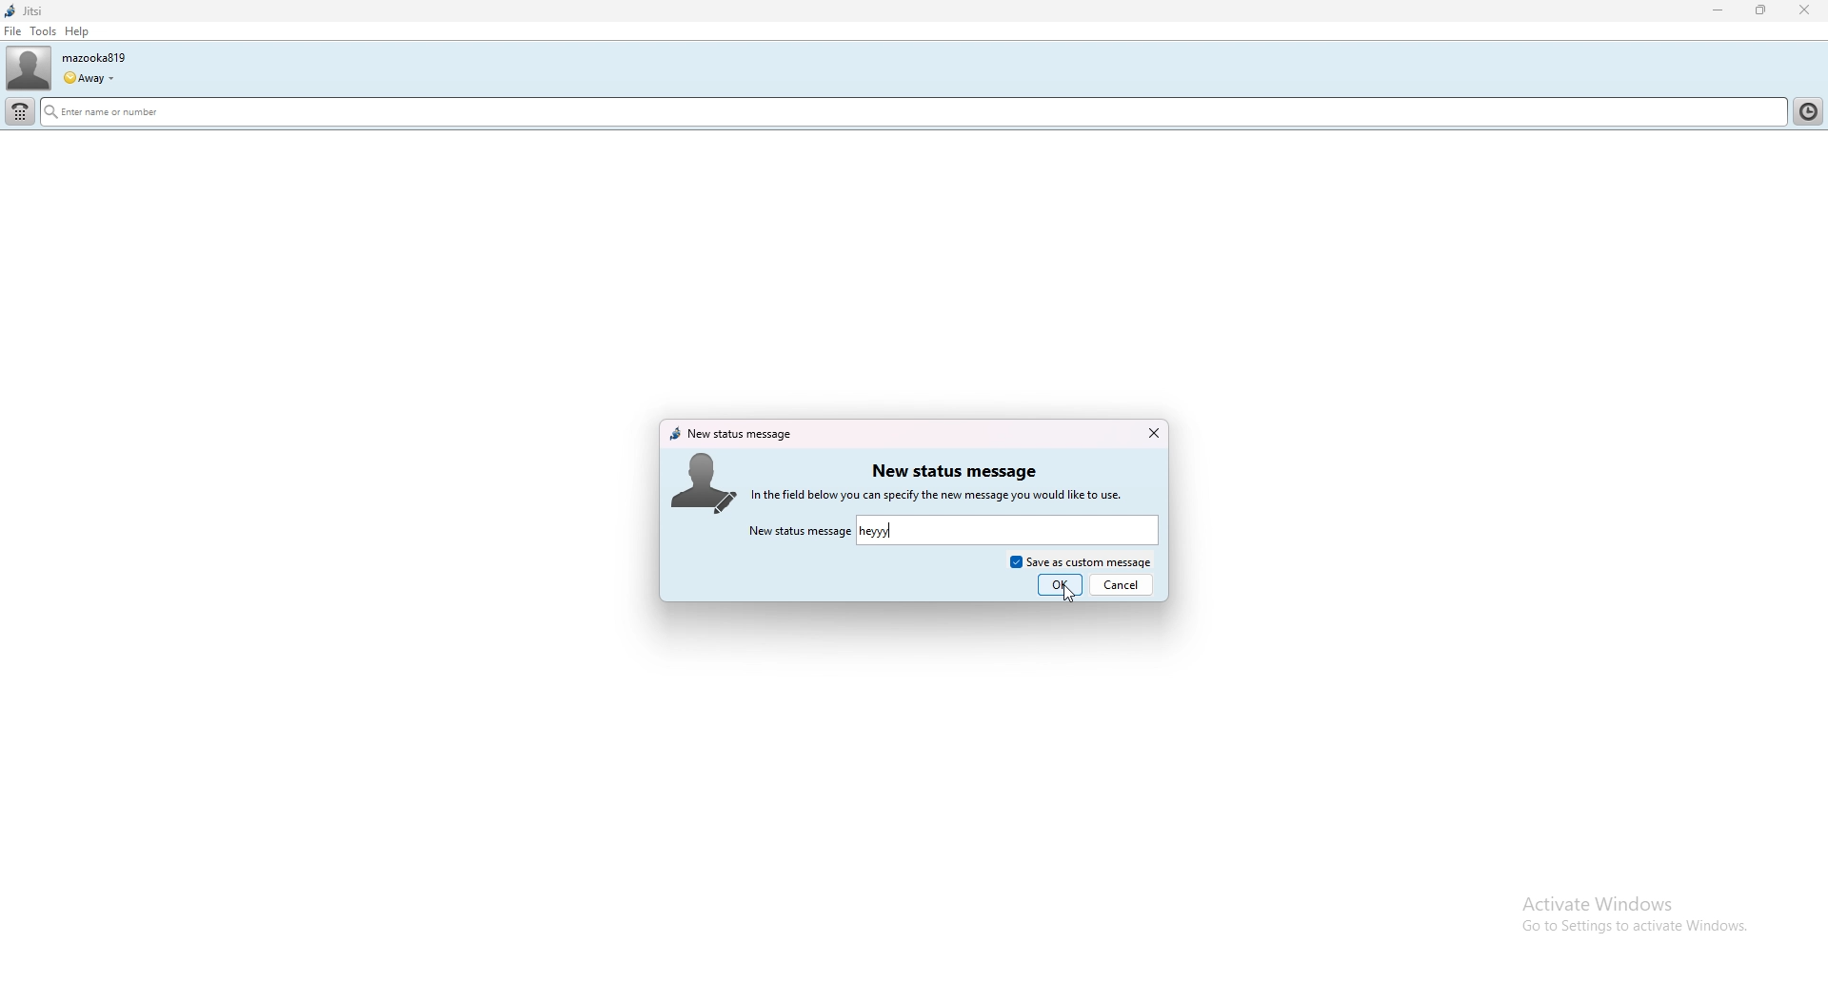 The height and width of the screenshot is (982, 1828). What do you see at coordinates (1152, 433) in the screenshot?
I see `close` at bounding box center [1152, 433].